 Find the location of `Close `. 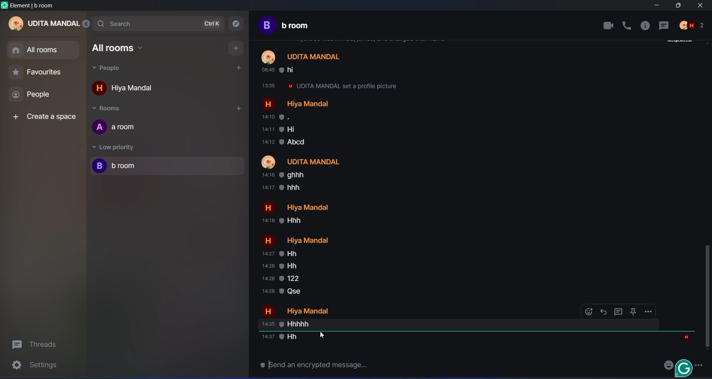

Close  is located at coordinates (702, 6).